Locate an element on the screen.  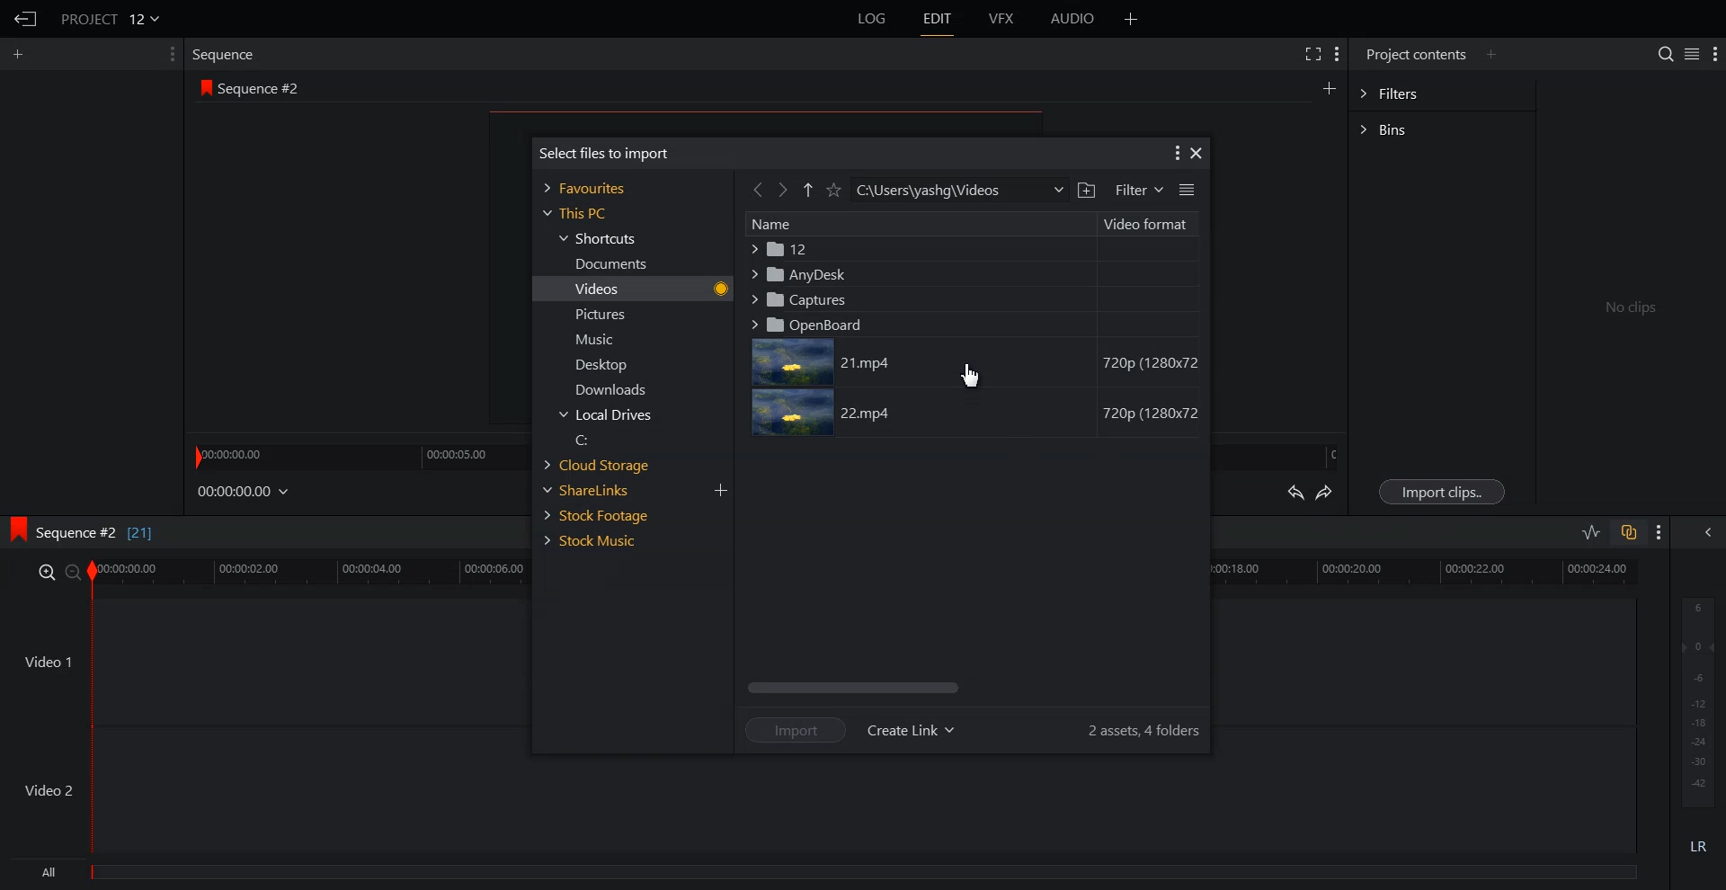
AUDIO is located at coordinates (1073, 19).